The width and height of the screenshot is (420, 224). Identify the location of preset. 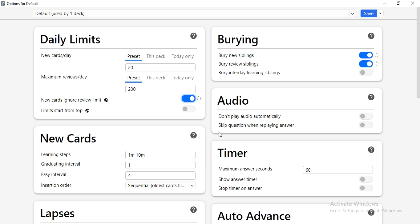
(135, 58).